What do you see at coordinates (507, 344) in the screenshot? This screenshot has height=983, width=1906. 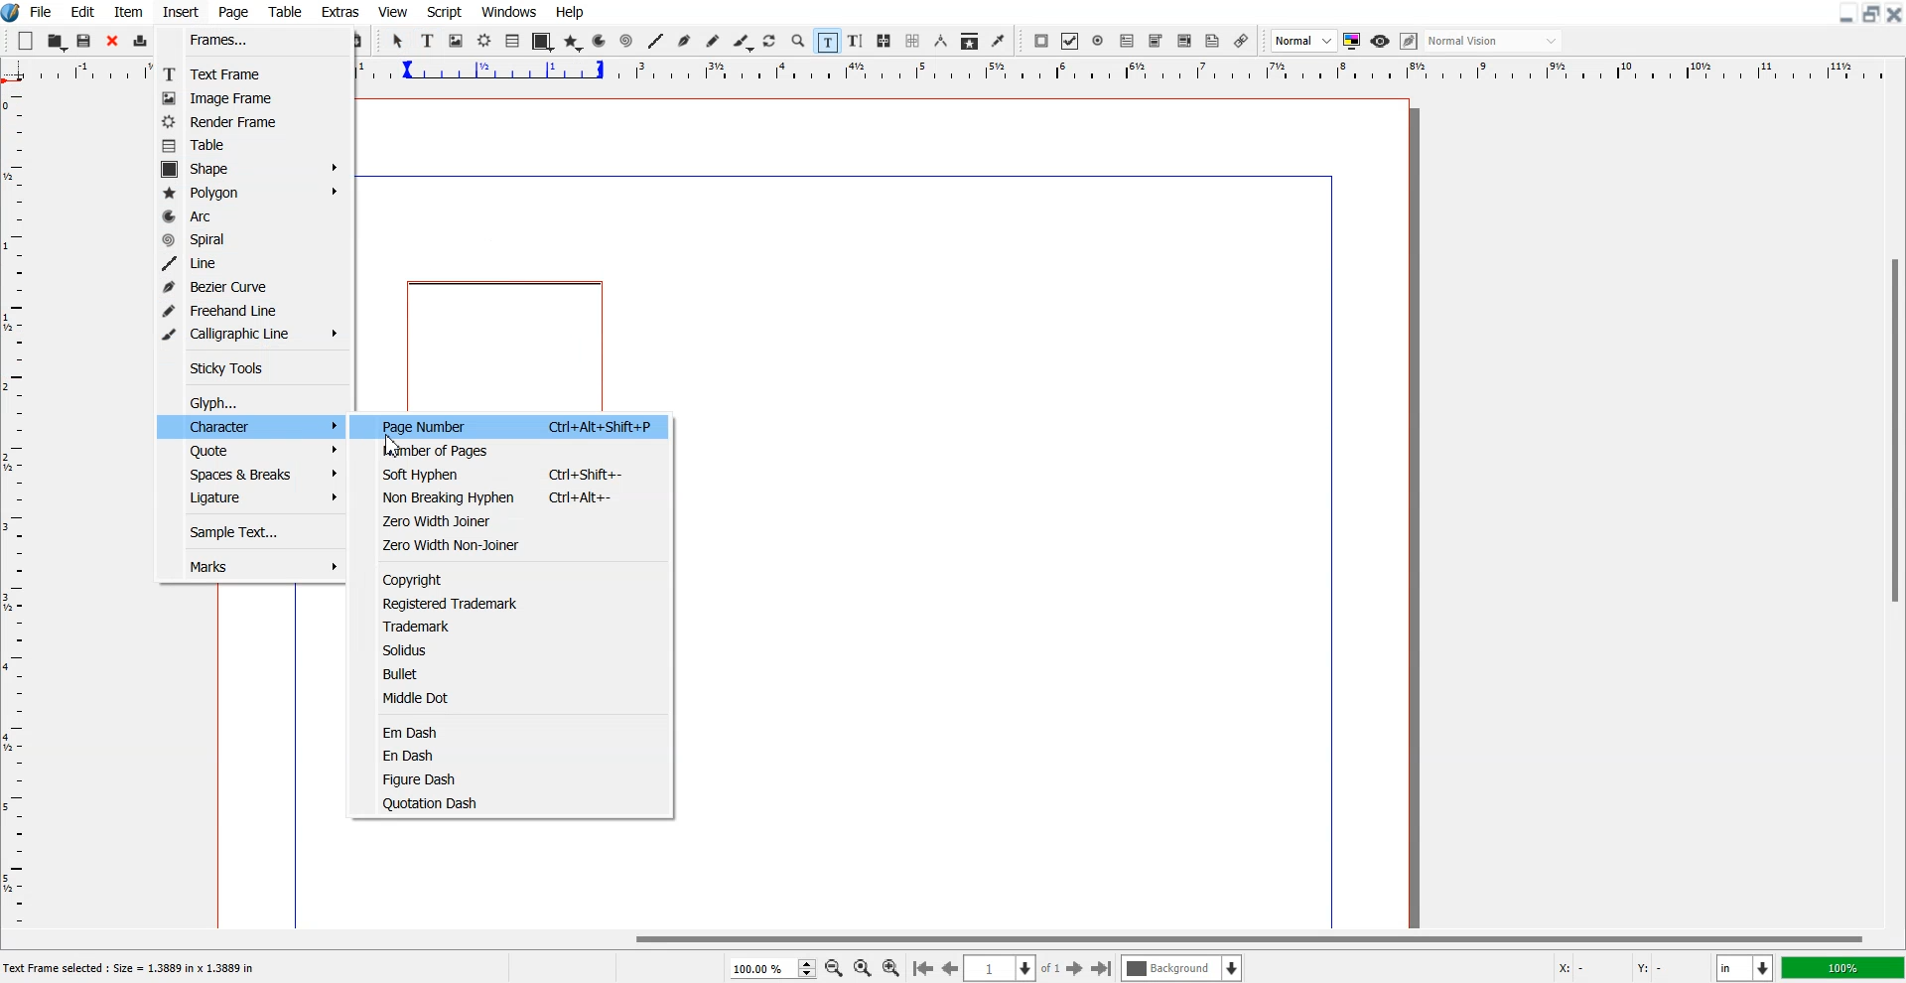 I see `text frame` at bounding box center [507, 344].